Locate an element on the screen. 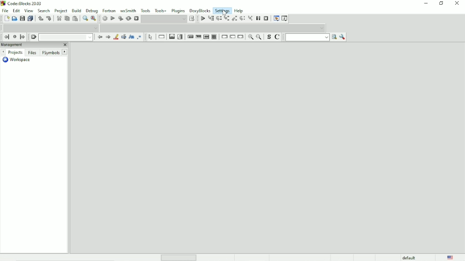 Image resolution: width=465 pixels, height=261 pixels. Show the select target dialog  is located at coordinates (194, 19).